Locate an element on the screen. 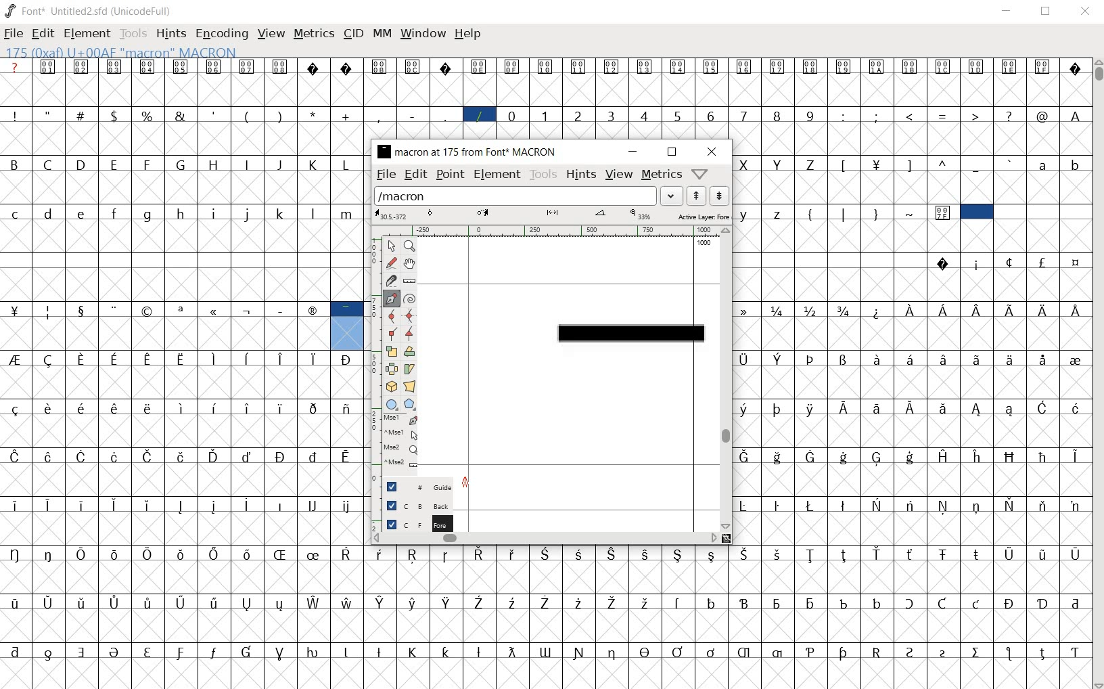 The width and height of the screenshot is (1104, 689). Symbol is located at coordinates (812, 505).